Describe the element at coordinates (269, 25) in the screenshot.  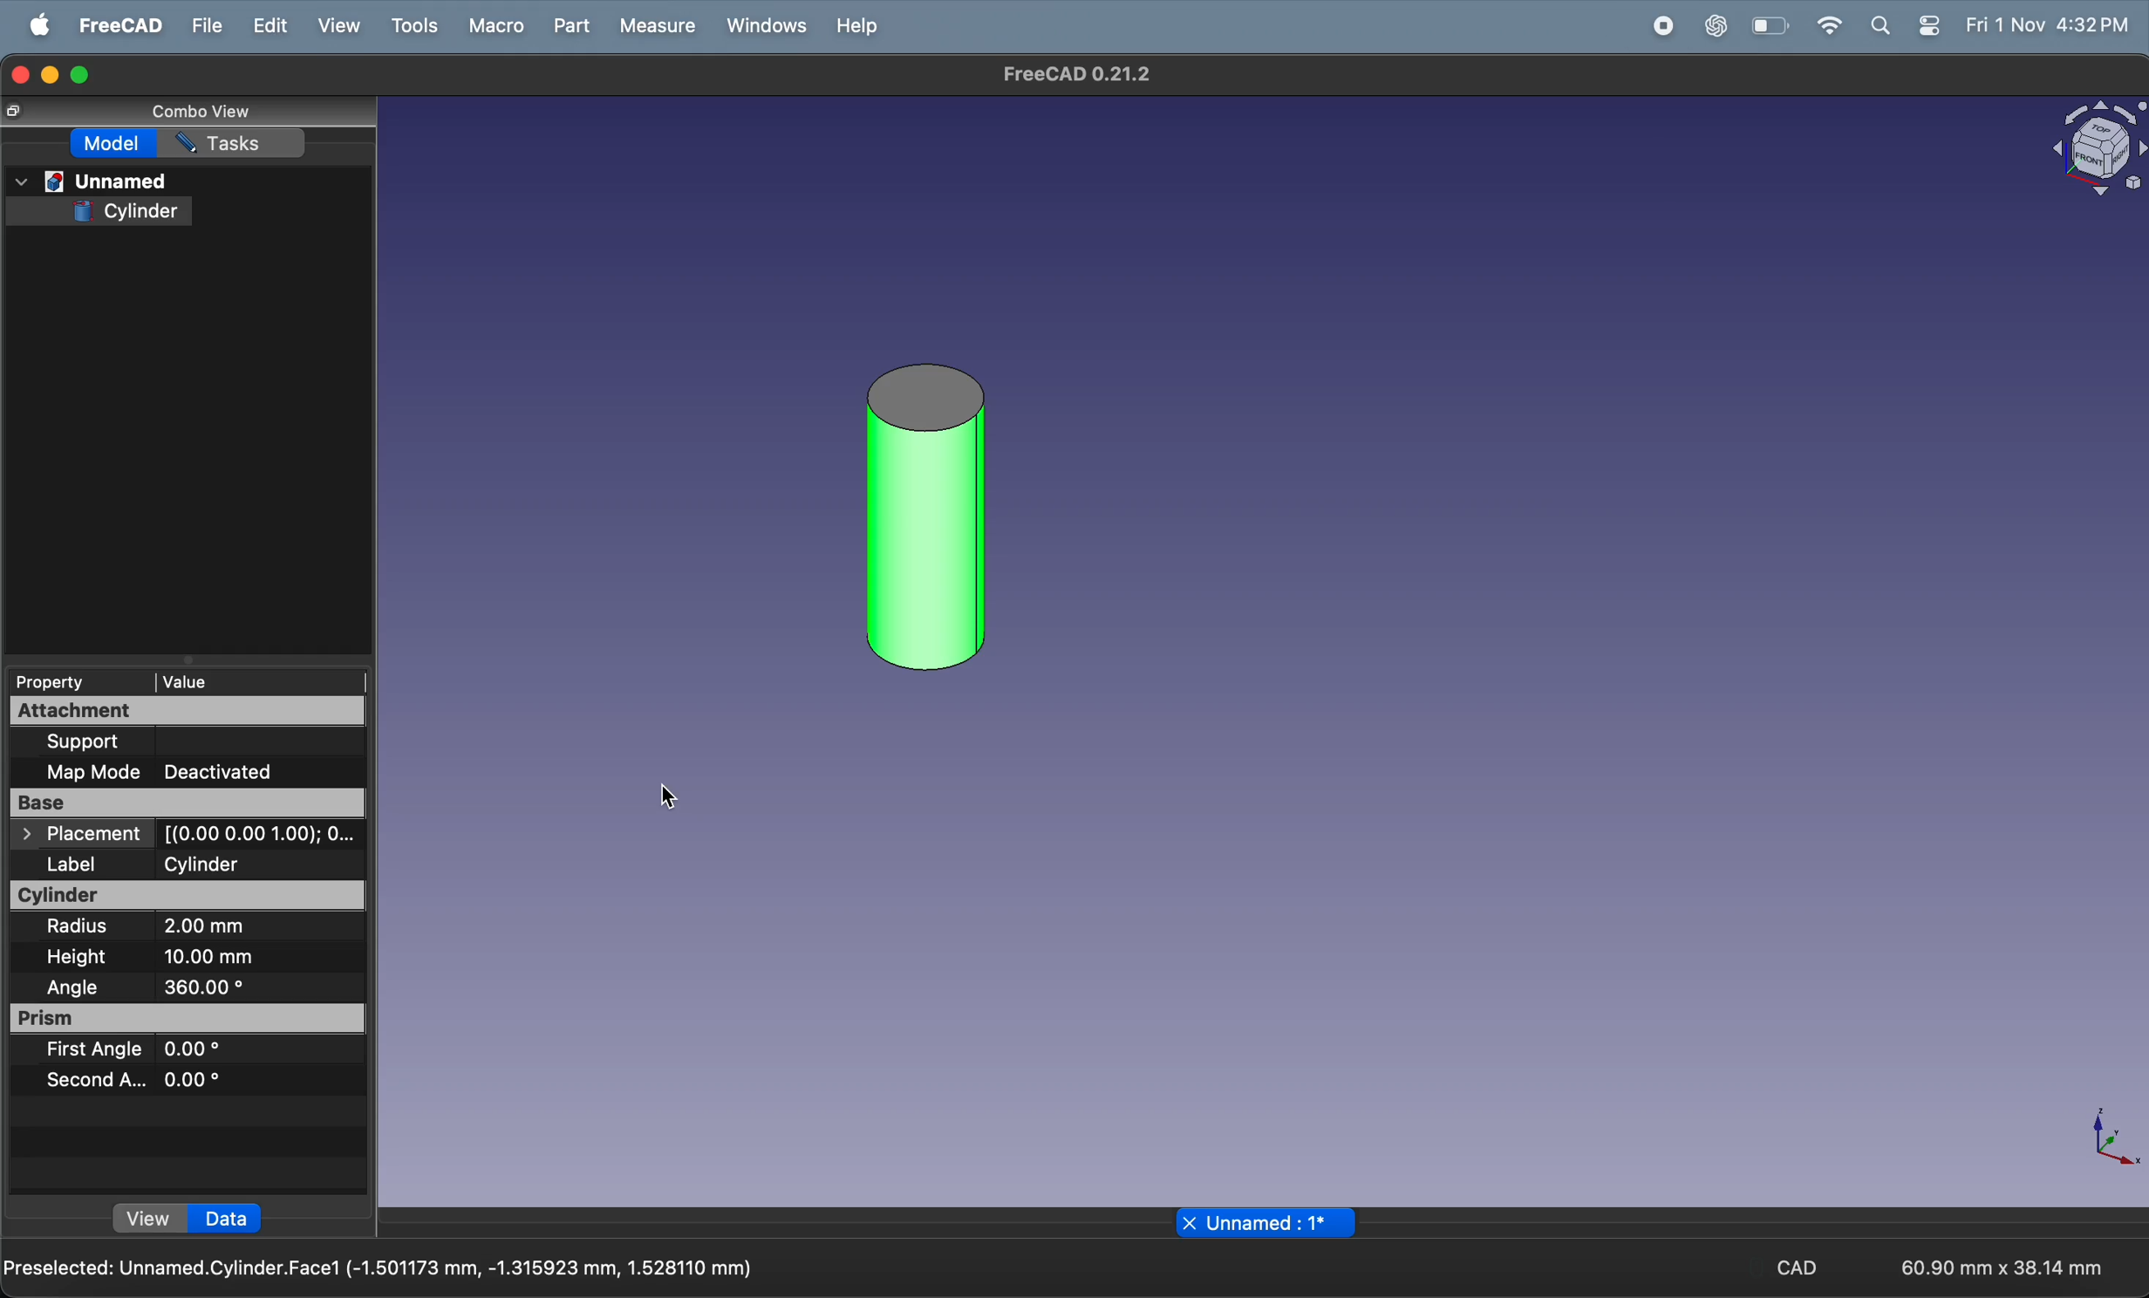
I see `edit` at that location.